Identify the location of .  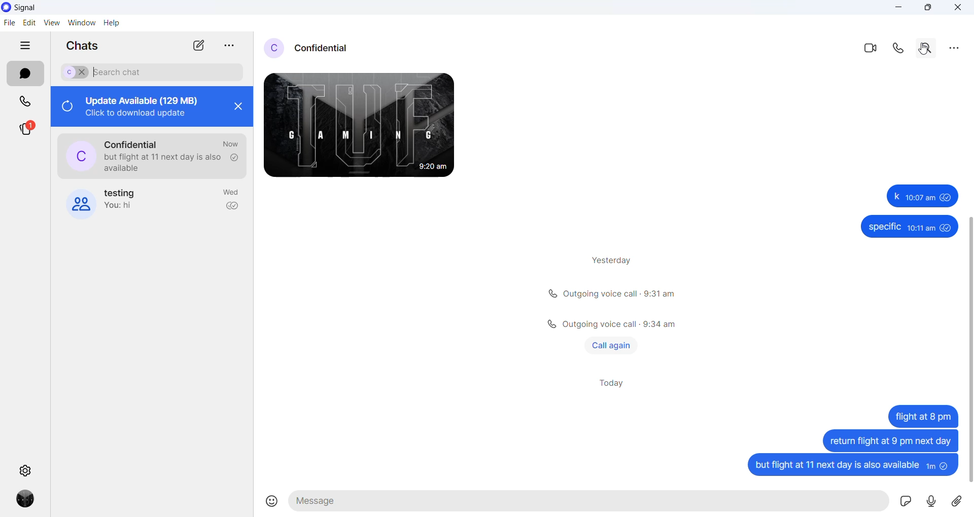
(922, 416).